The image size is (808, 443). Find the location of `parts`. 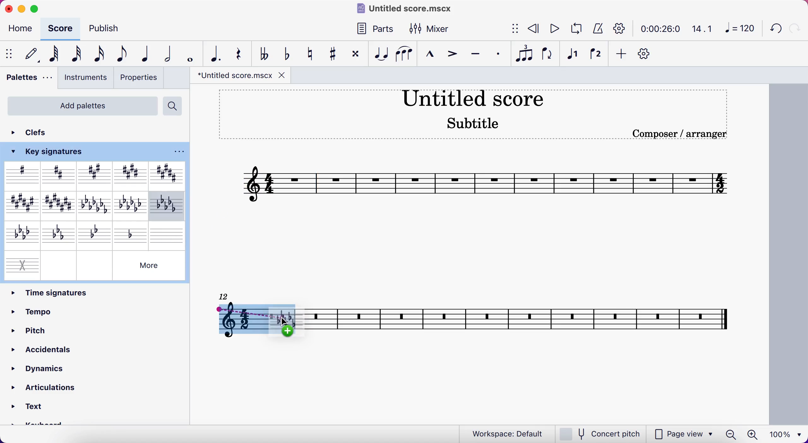

parts is located at coordinates (377, 29).